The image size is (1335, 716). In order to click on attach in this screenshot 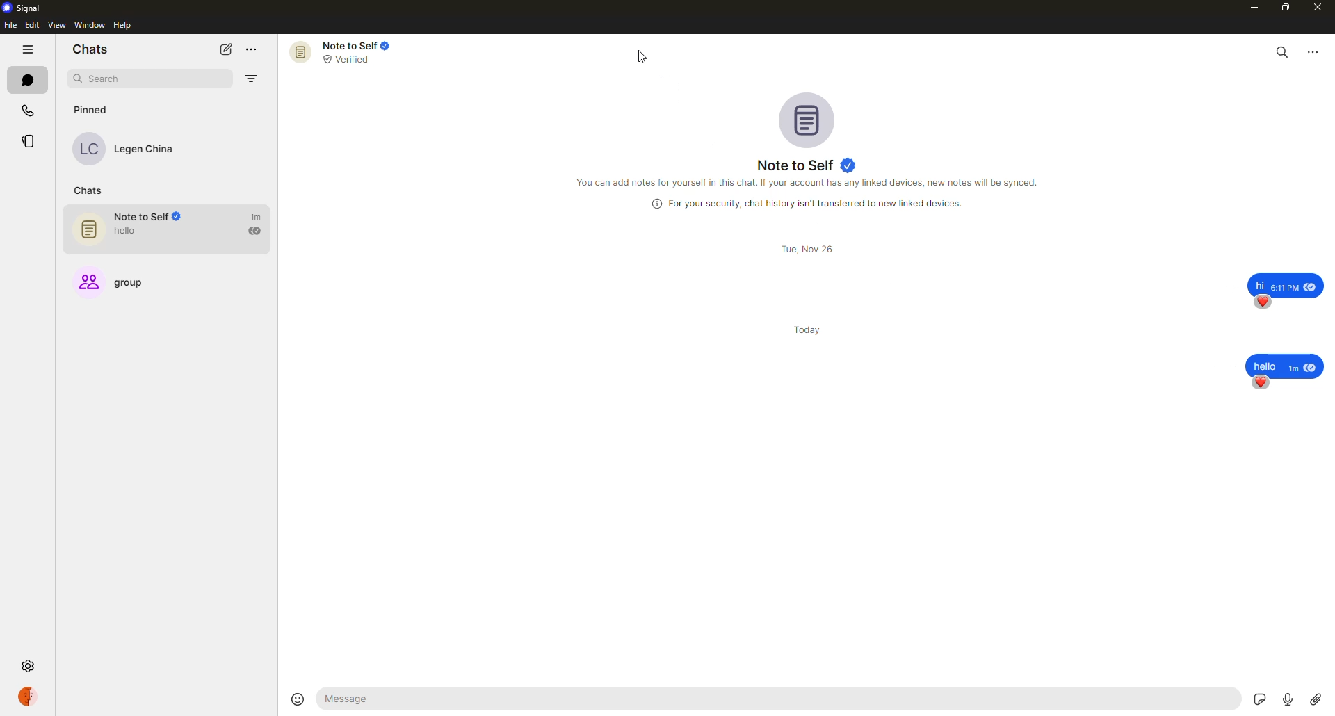, I will do `click(1316, 698)`.